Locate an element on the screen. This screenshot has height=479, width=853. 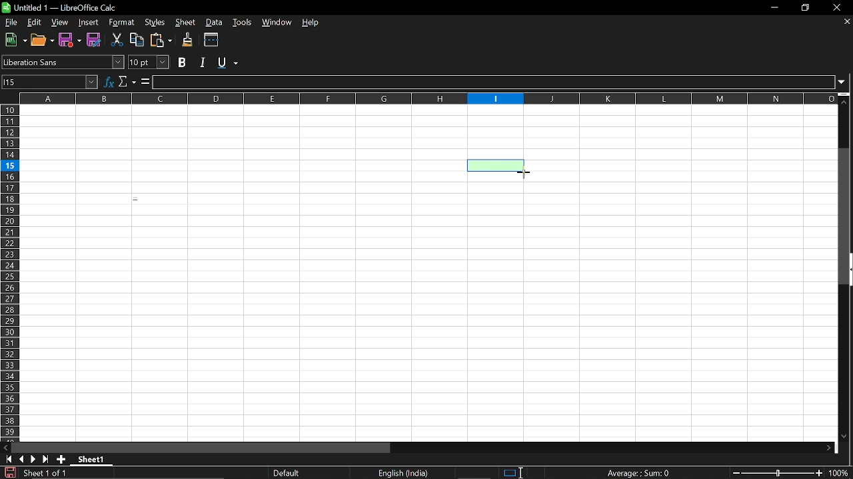
Formula is located at coordinates (638, 472).